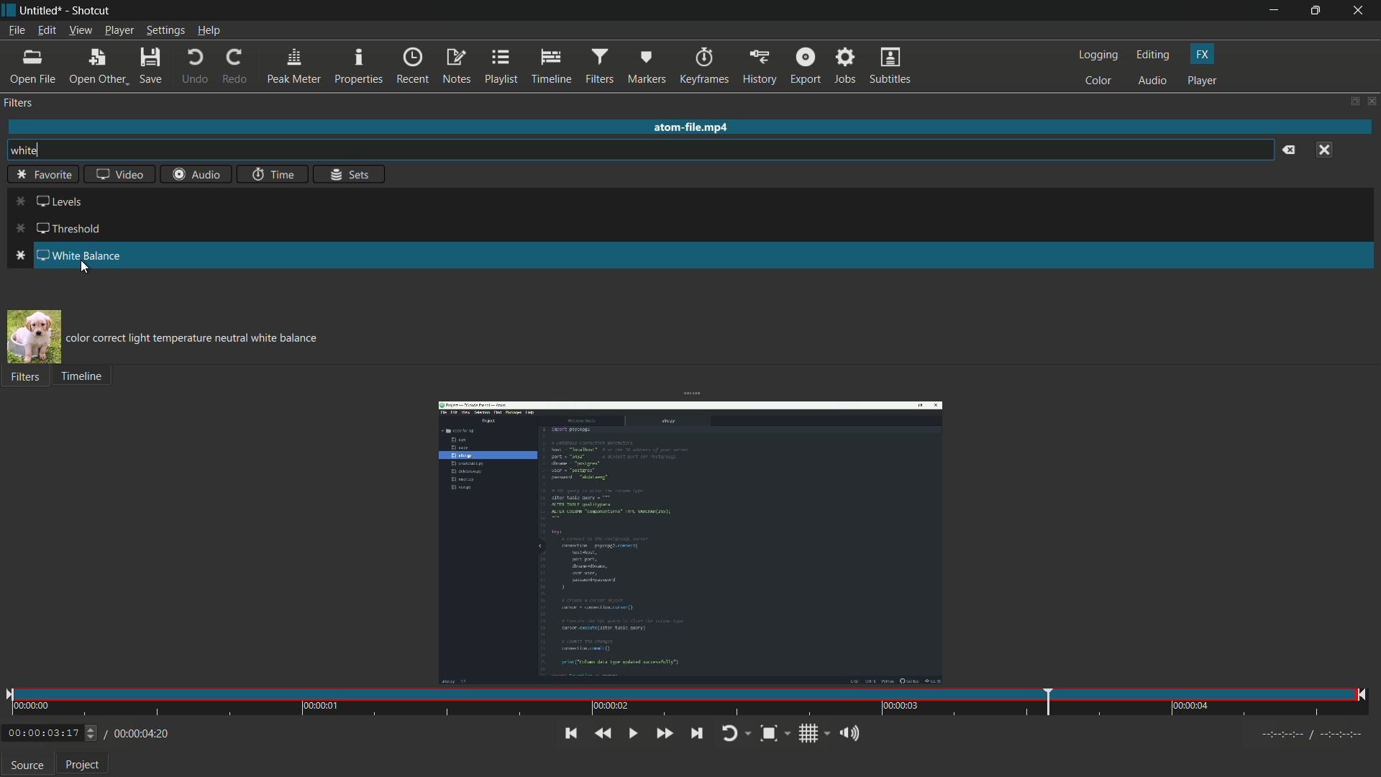  Describe the element at coordinates (360, 67) in the screenshot. I see `properties` at that location.